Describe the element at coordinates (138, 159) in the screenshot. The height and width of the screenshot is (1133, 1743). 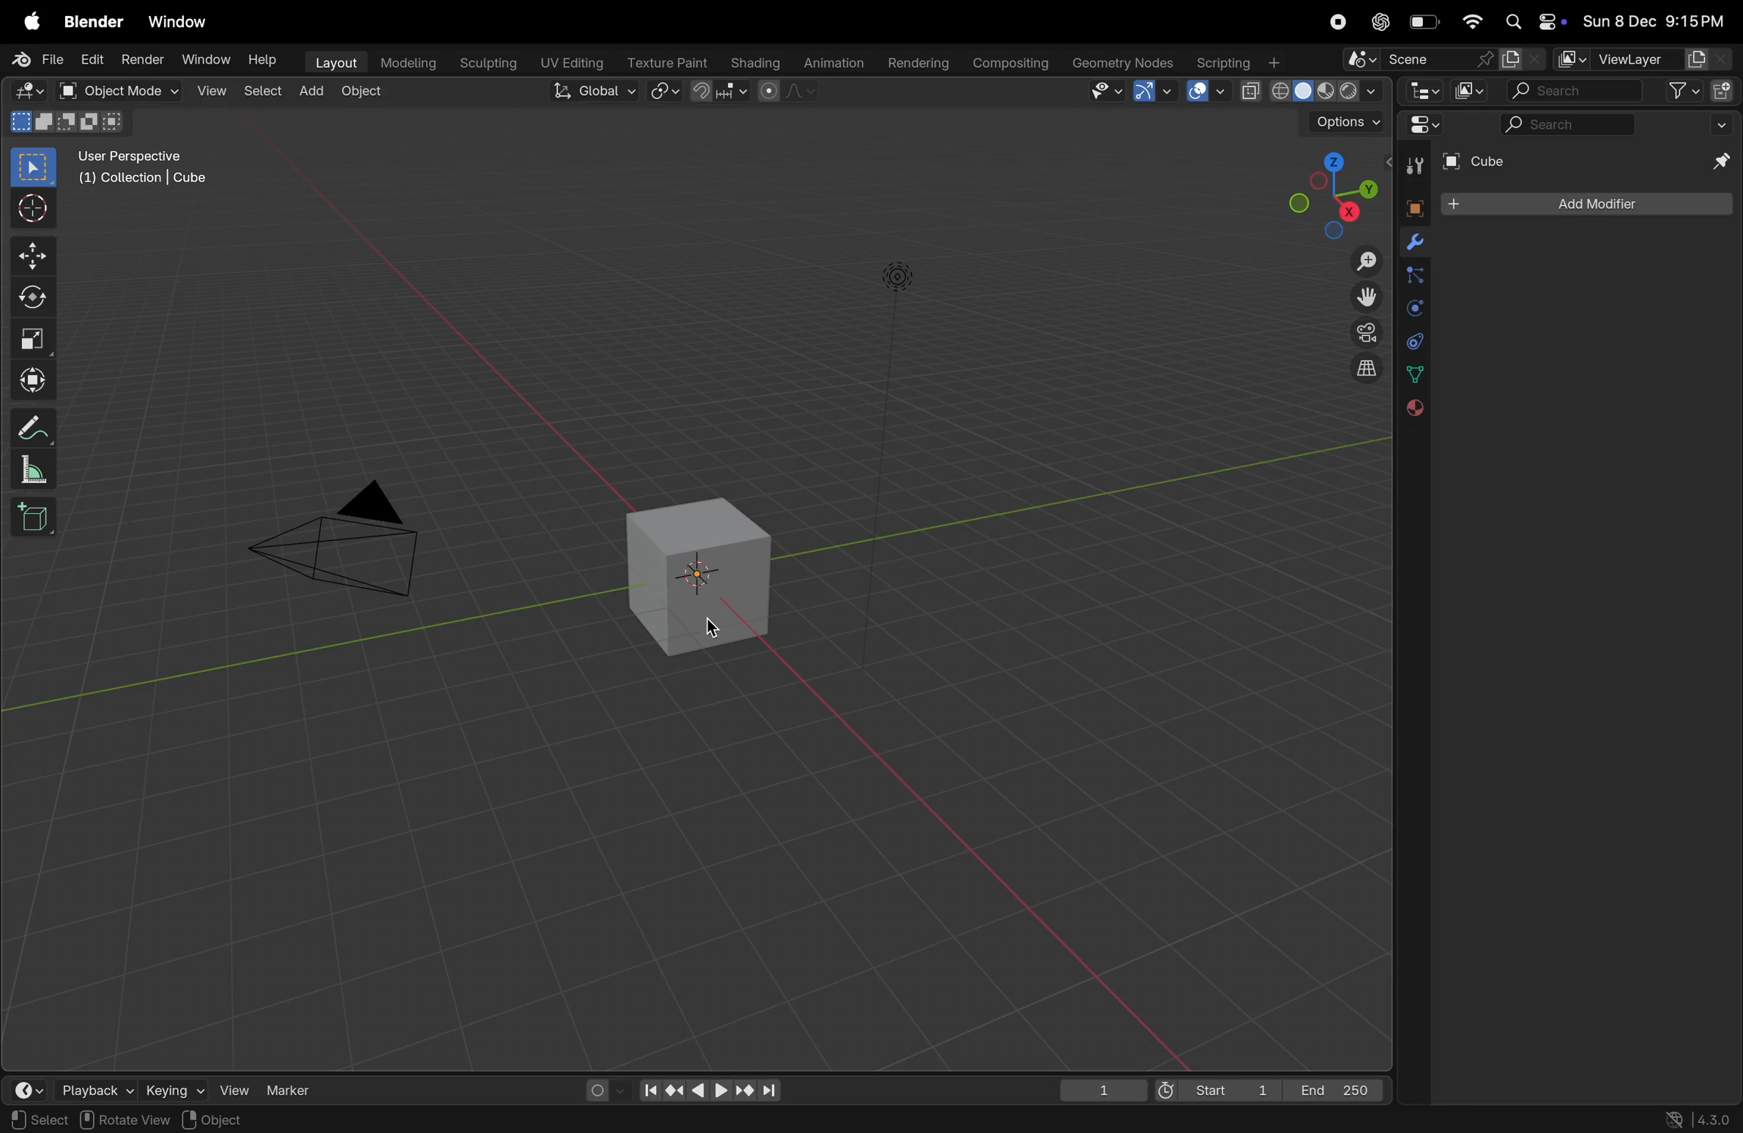
I see `use erception` at that location.